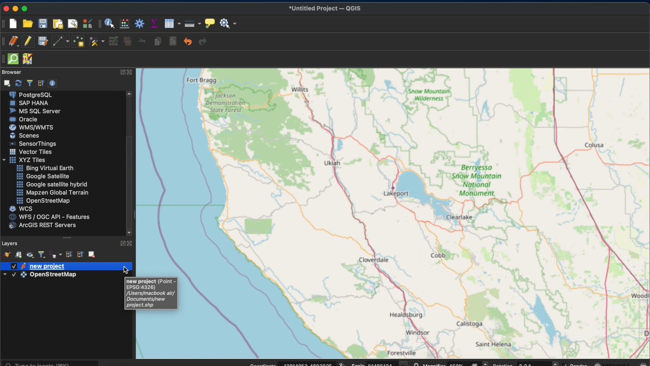  What do you see at coordinates (43, 42) in the screenshot?
I see `save edits` at bounding box center [43, 42].